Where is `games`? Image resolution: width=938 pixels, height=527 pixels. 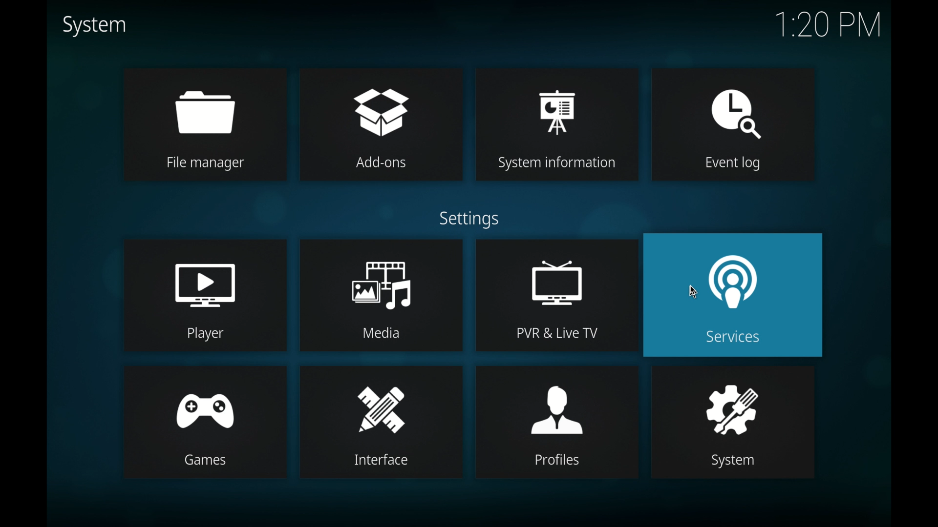
games is located at coordinates (205, 421).